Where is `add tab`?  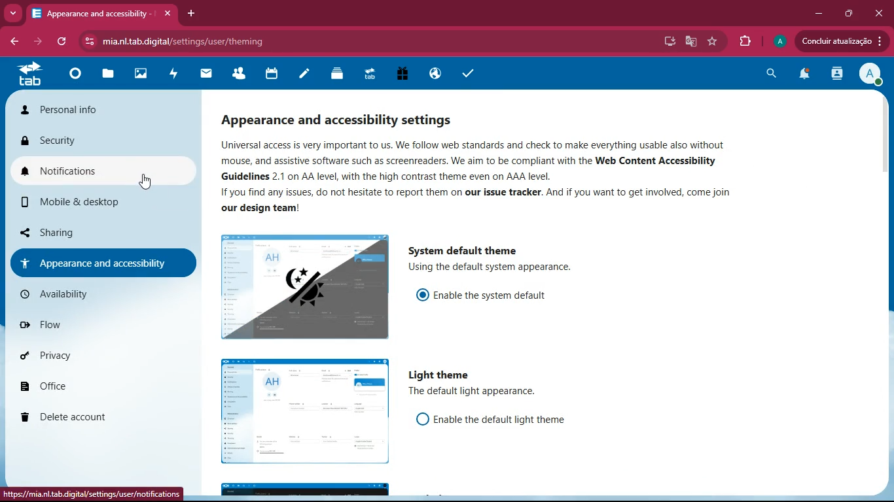 add tab is located at coordinates (191, 12).